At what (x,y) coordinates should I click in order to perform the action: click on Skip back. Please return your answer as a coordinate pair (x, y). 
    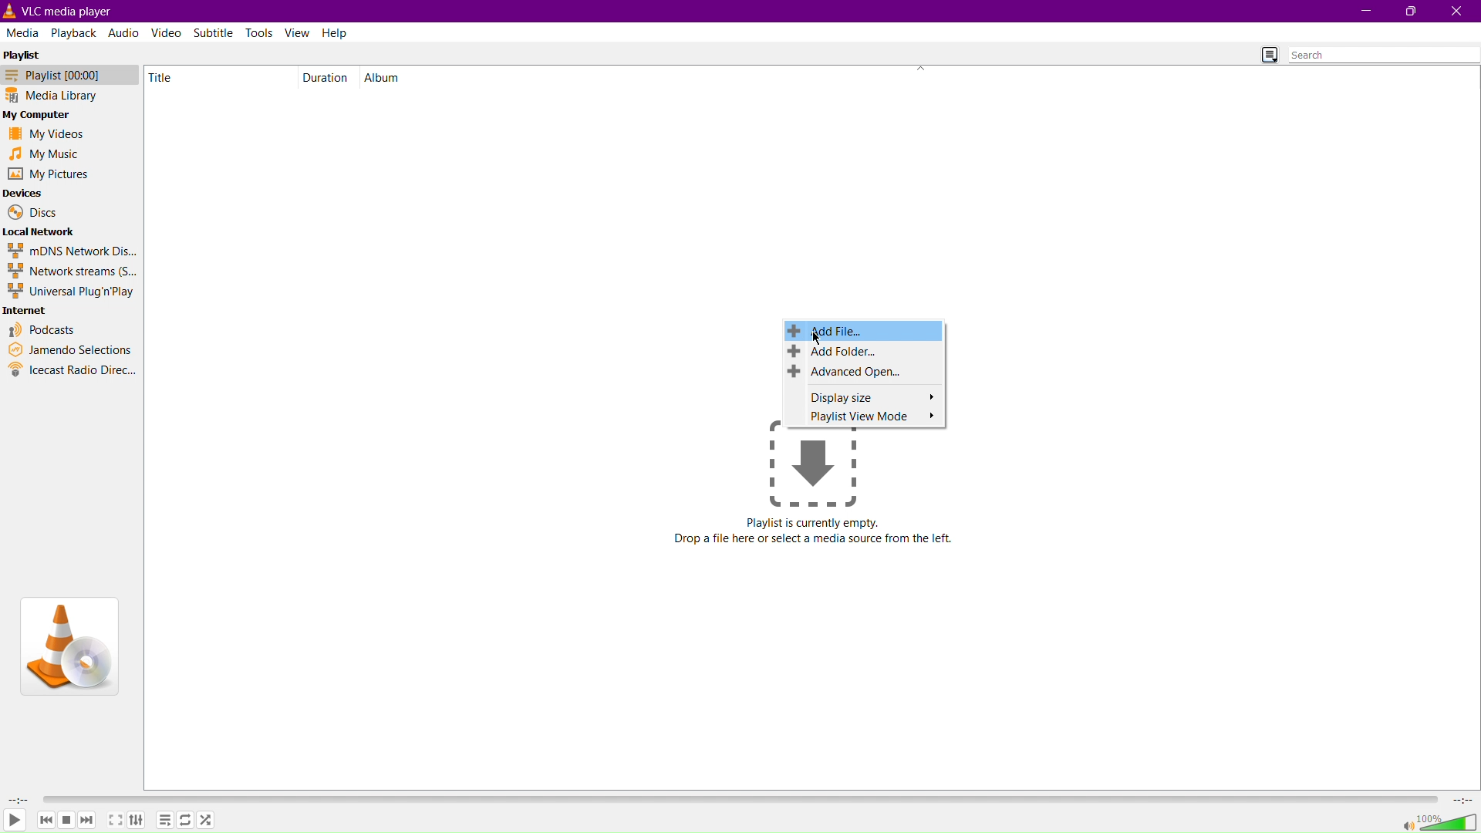
    Looking at the image, I should click on (46, 820).